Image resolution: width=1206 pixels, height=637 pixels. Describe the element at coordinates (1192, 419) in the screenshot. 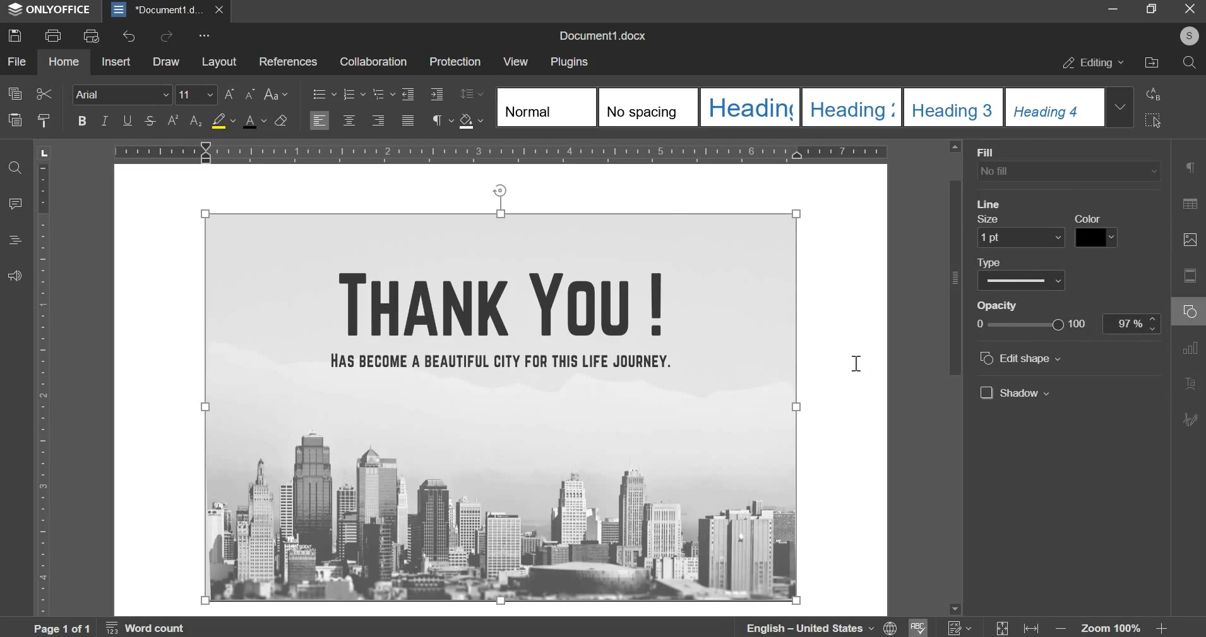

I see `signature` at that location.